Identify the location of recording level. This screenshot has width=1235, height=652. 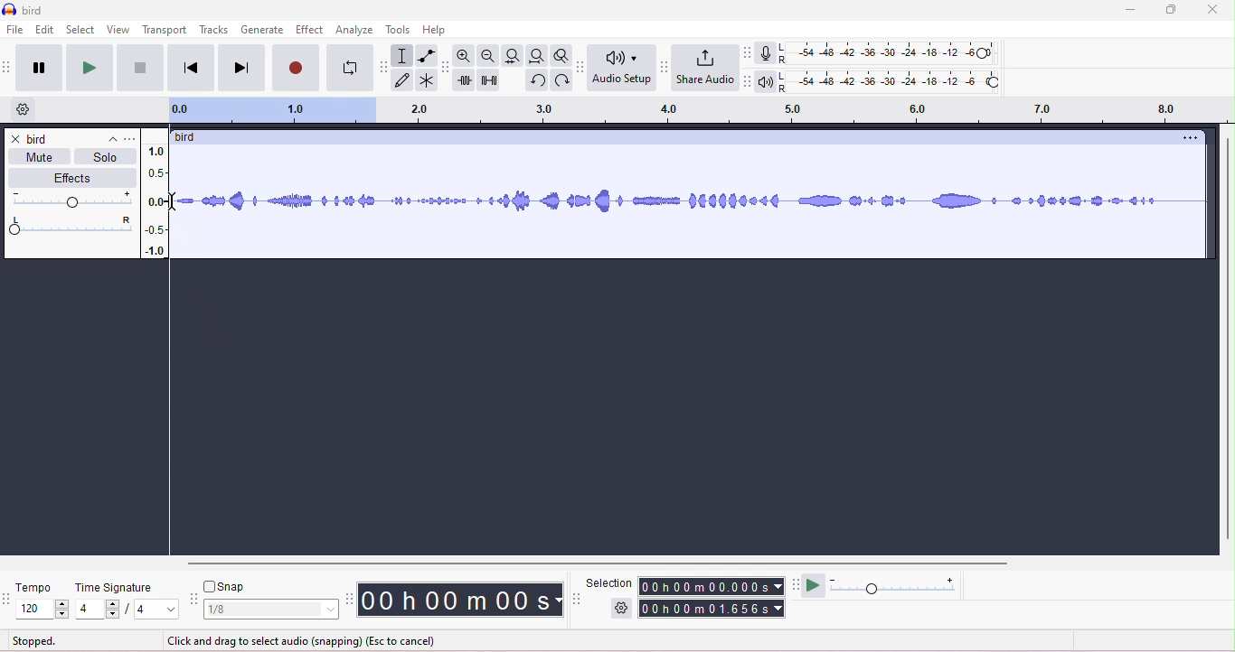
(901, 53).